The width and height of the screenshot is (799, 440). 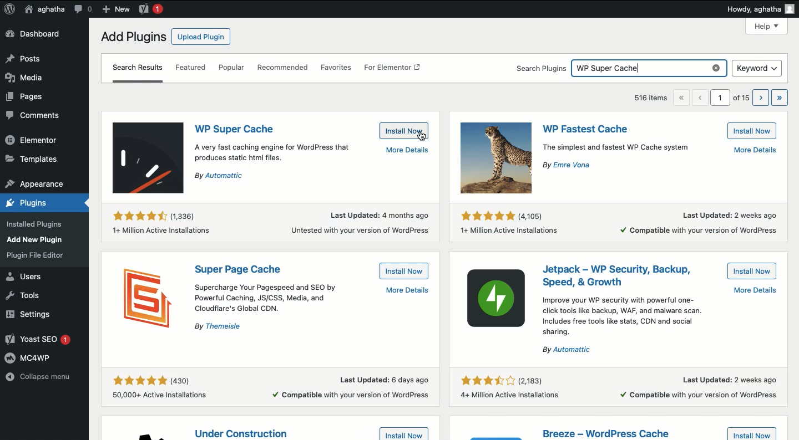 I want to click on next page, so click(x=760, y=96).